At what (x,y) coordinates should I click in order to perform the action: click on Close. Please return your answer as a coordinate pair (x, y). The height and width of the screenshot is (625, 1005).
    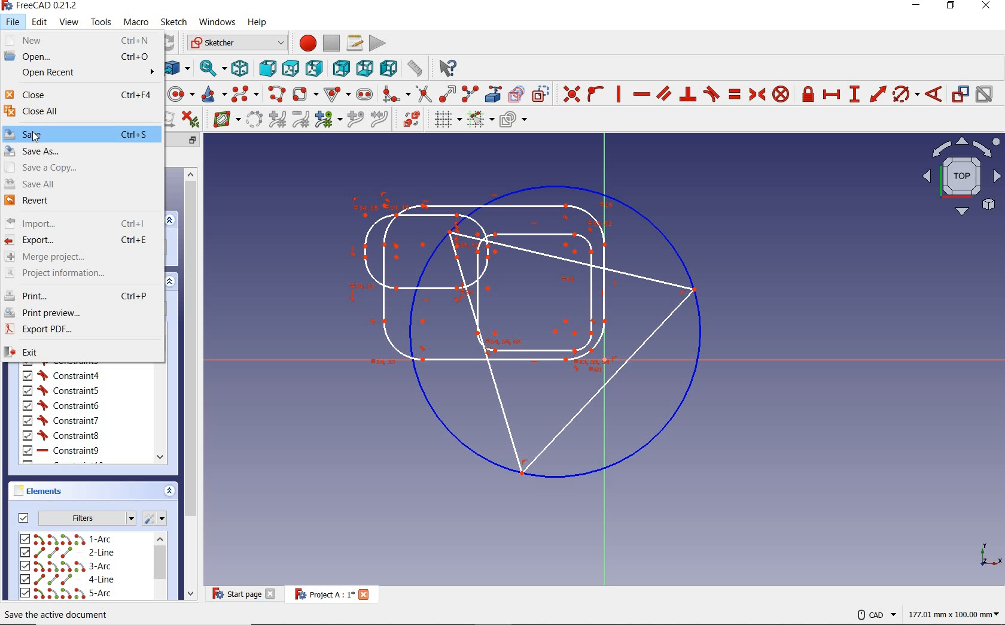
    Looking at the image, I should click on (364, 594).